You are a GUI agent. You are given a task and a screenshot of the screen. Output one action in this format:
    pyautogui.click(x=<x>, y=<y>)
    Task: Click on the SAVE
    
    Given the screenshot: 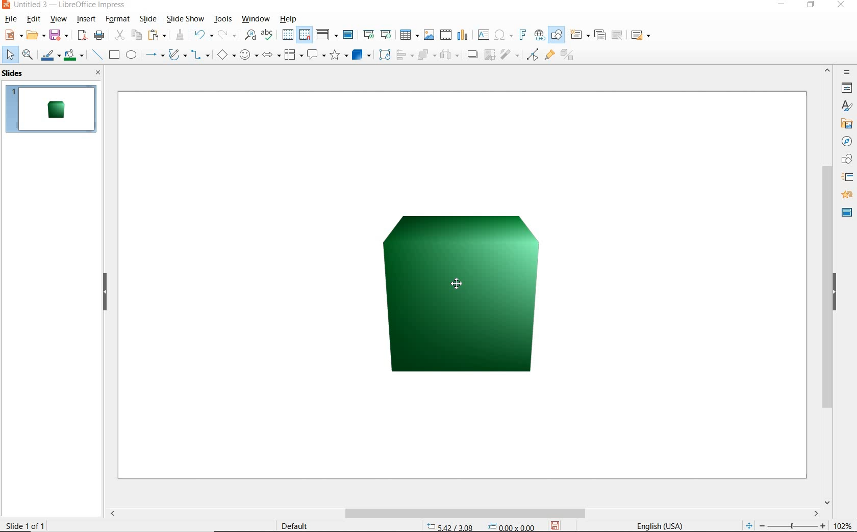 What is the action you would take?
    pyautogui.click(x=558, y=525)
    